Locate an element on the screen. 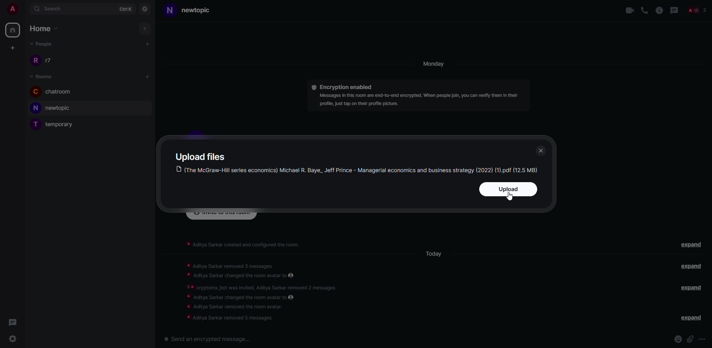 Image resolution: width=712 pixels, height=348 pixels. expand is located at coordinates (690, 266).